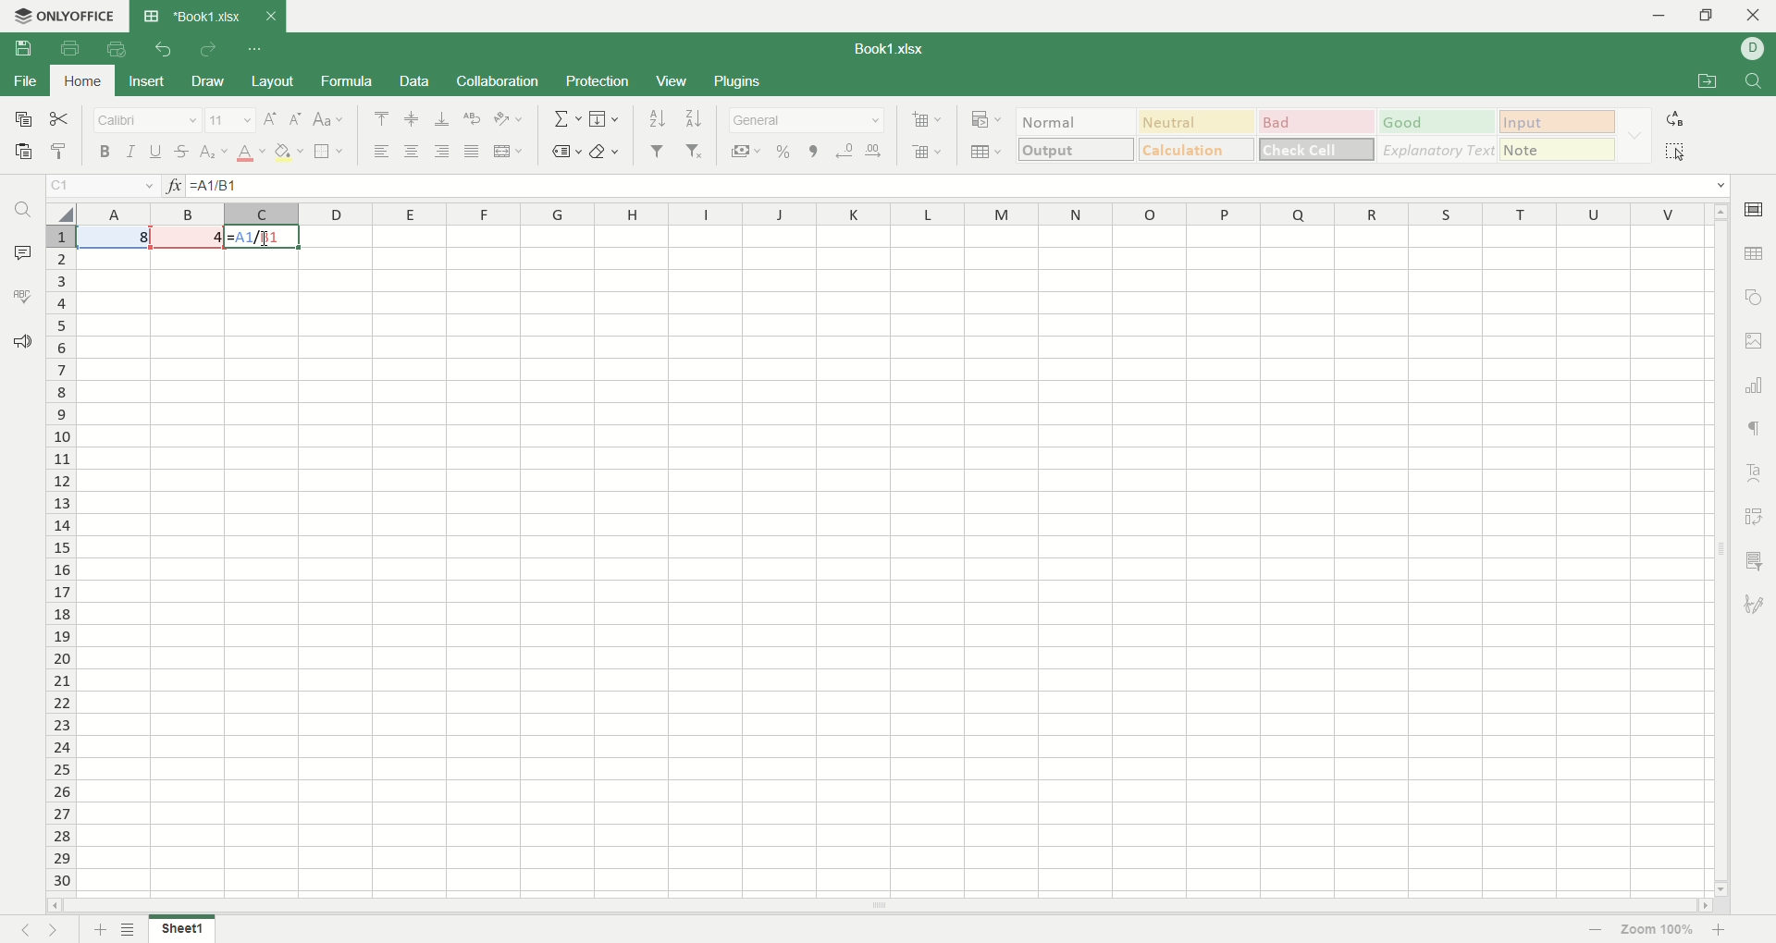  I want to click on italic, so click(130, 151).